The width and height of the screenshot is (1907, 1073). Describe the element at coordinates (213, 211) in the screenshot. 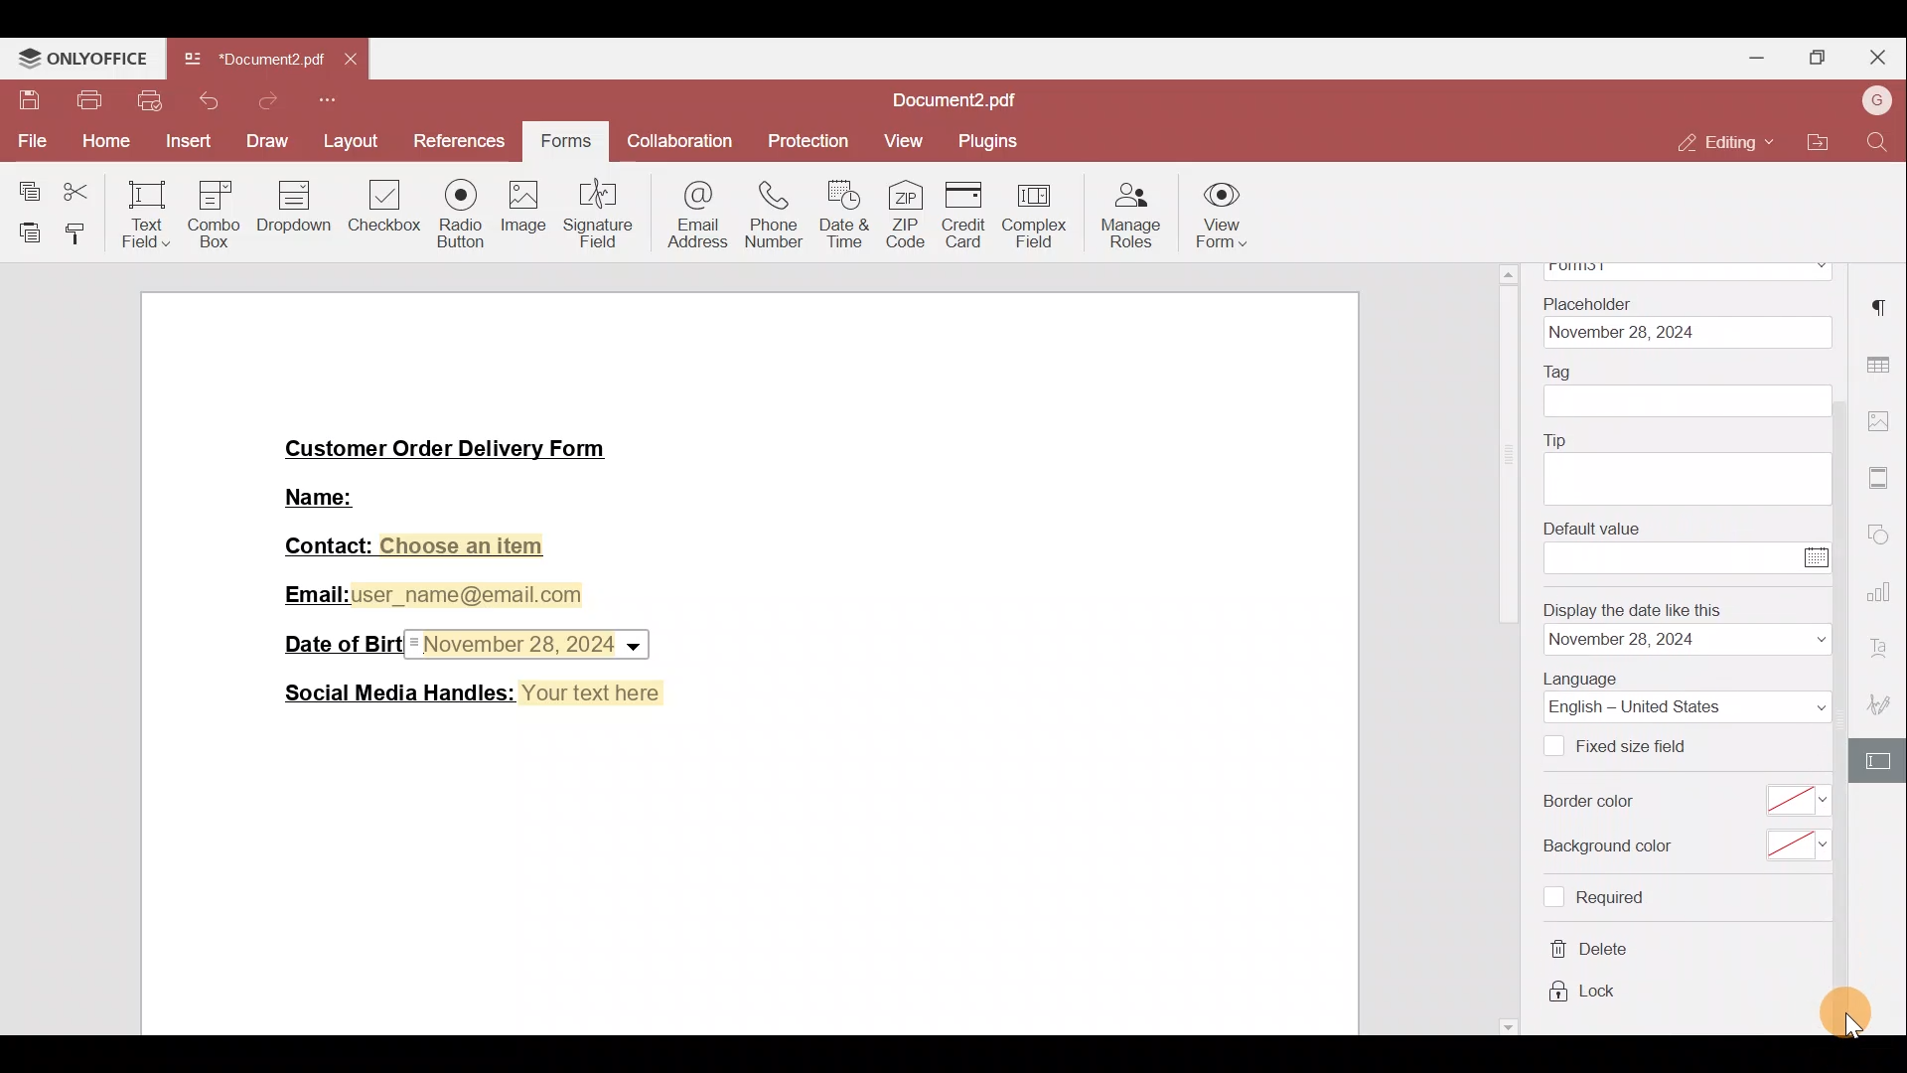

I see `Combo box` at that location.